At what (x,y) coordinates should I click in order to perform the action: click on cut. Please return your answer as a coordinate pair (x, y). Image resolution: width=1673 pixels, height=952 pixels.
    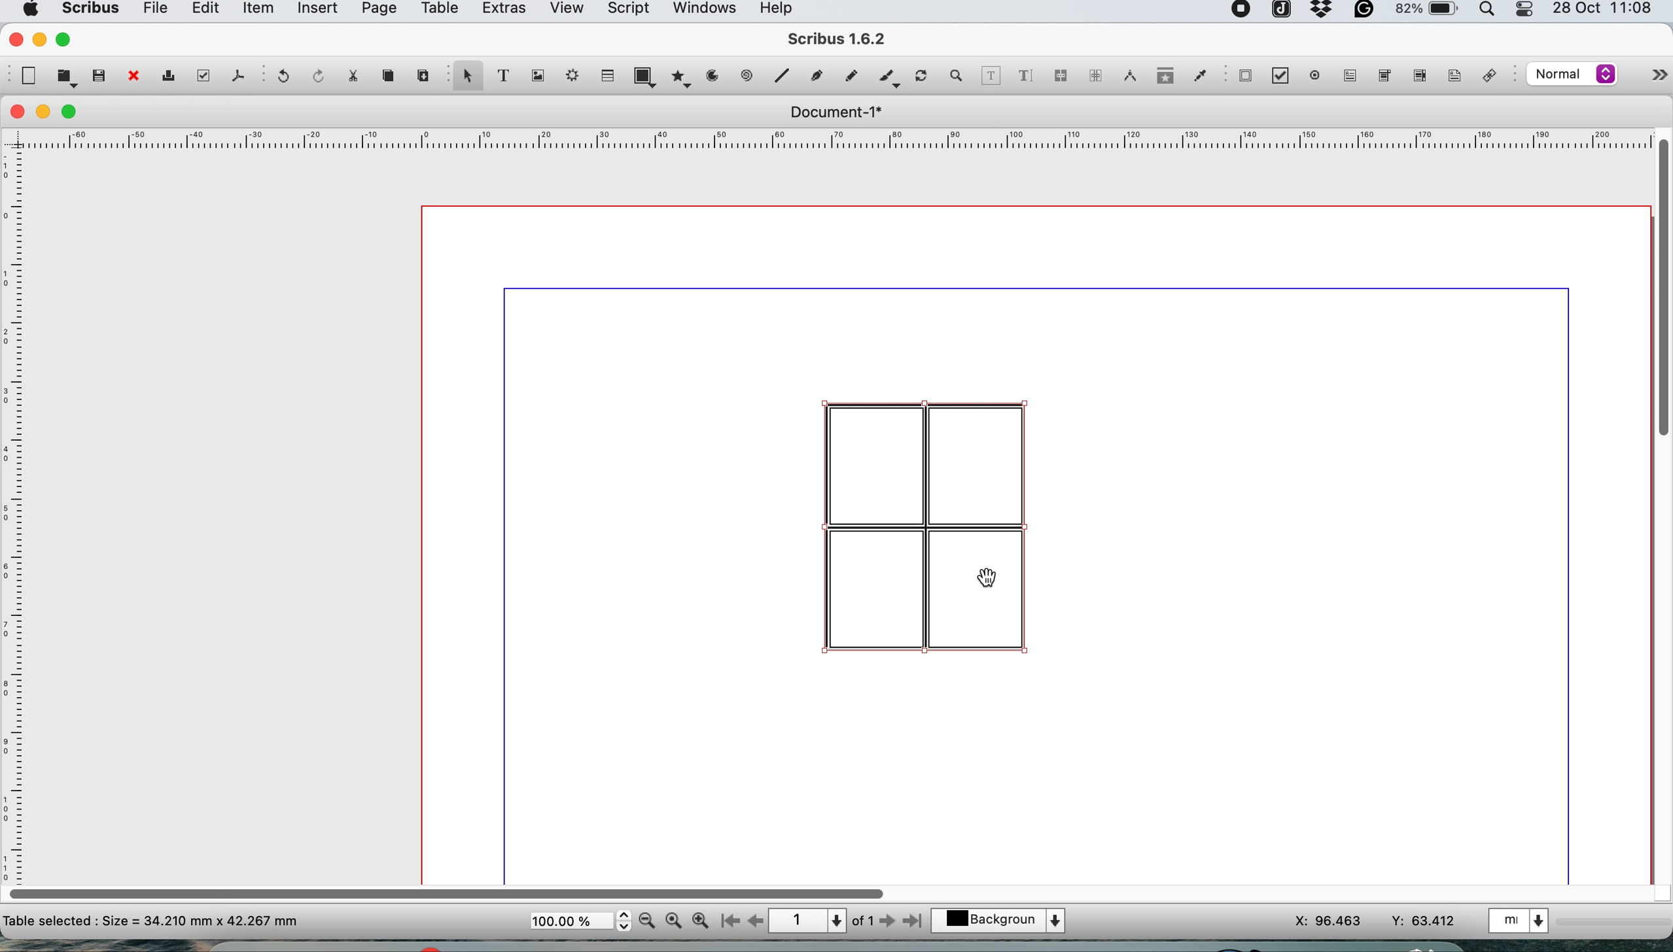
    Looking at the image, I should click on (352, 75).